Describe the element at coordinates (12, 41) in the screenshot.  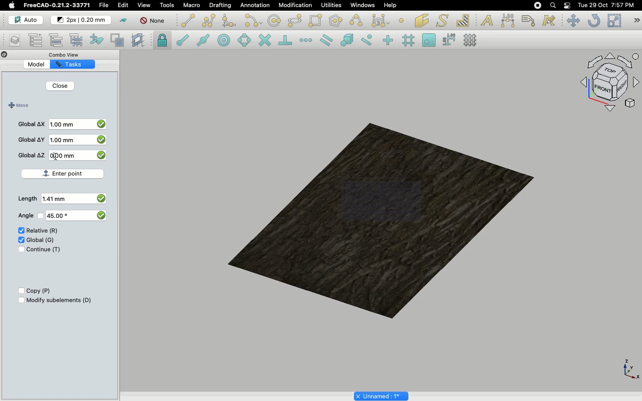
I see `Manage layers` at that location.